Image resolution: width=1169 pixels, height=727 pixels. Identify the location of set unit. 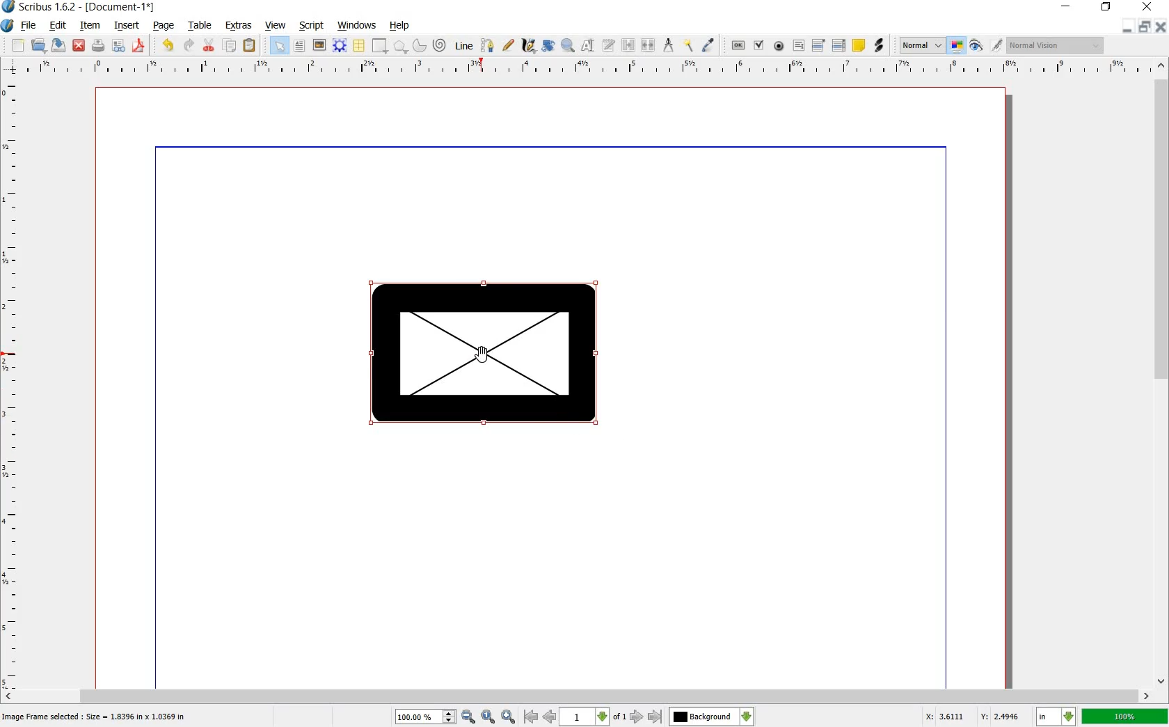
(1055, 717).